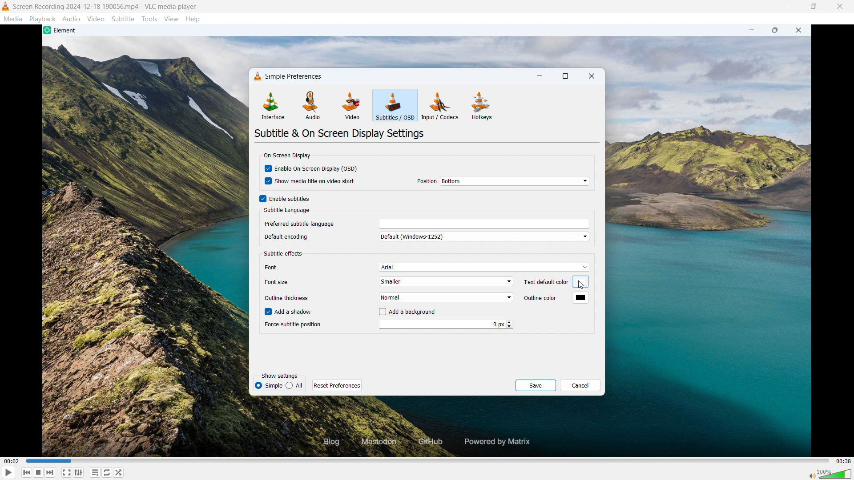 This screenshot has width=854, height=480. Describe the element at coordinates (535, 385) in the screenshot. I see `save ` at that location.